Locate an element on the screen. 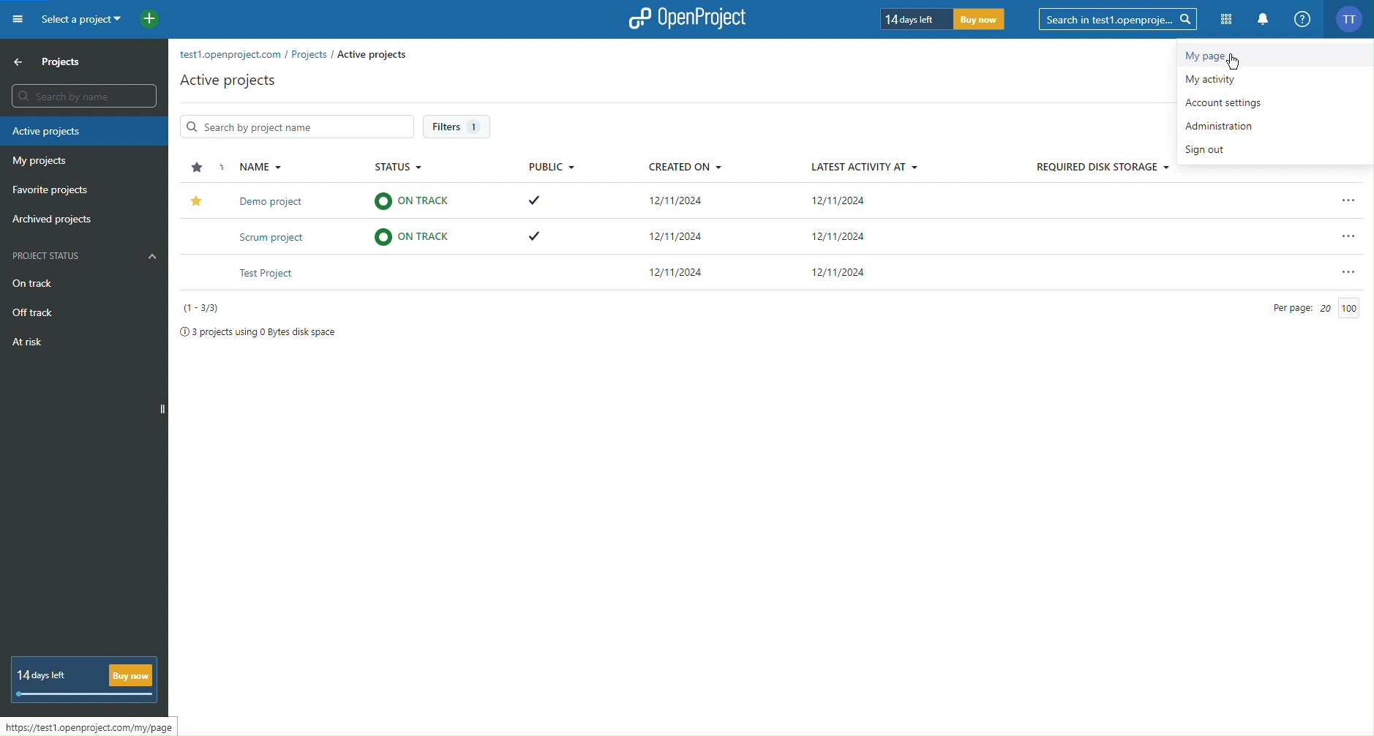 The width and height of the screenshot is (1374, 736). Text Project is located at coordinates (271, 274).